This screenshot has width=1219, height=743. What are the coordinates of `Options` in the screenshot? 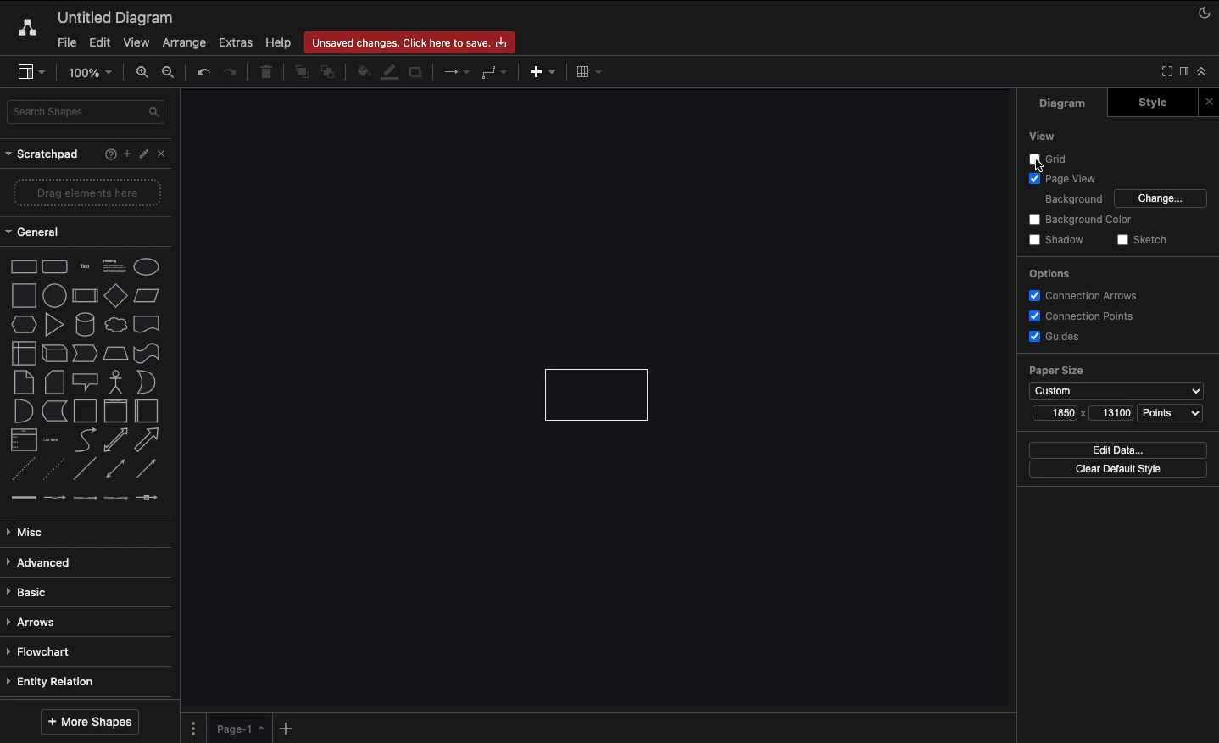 It's located at (1053, 273).